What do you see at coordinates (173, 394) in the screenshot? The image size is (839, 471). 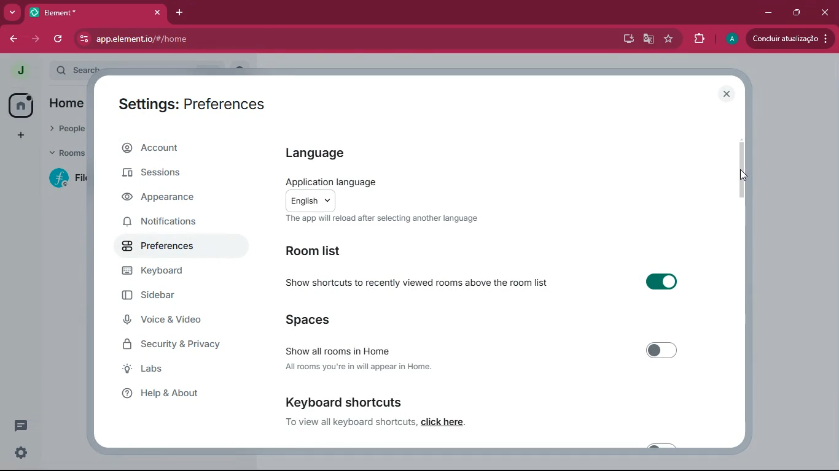 I see `help` at bounding box center [173, 394].